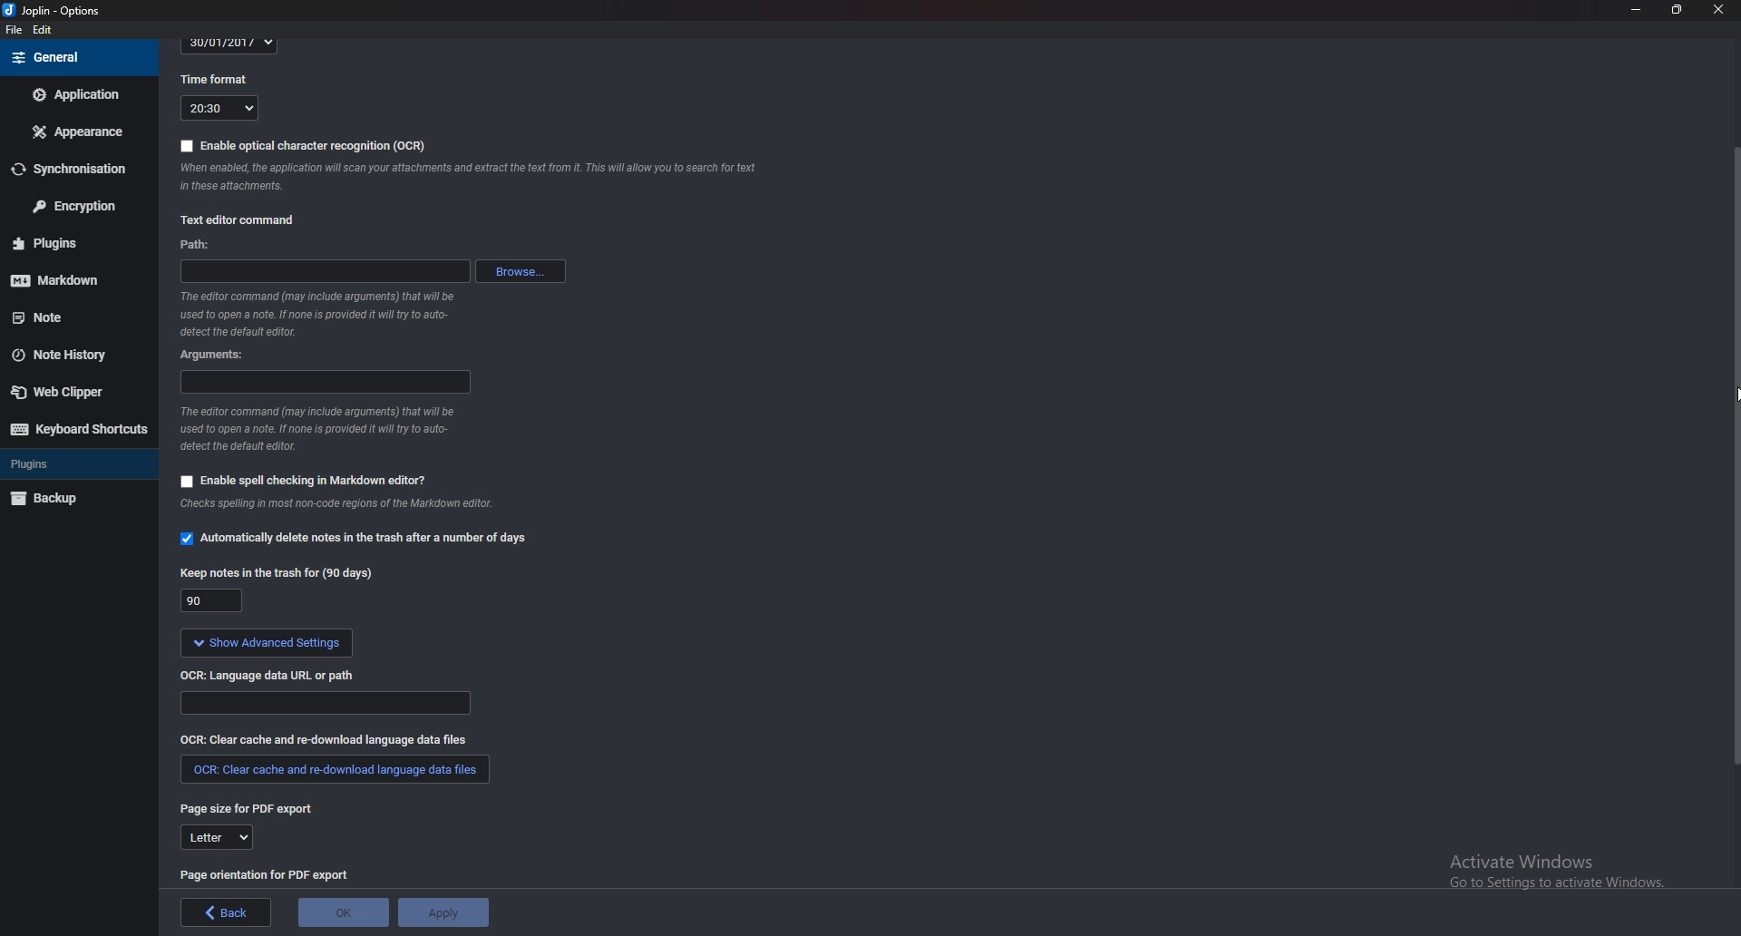  Describe the element at coordinates (70, 499) in the screenshot. I see `Backup` at that location.